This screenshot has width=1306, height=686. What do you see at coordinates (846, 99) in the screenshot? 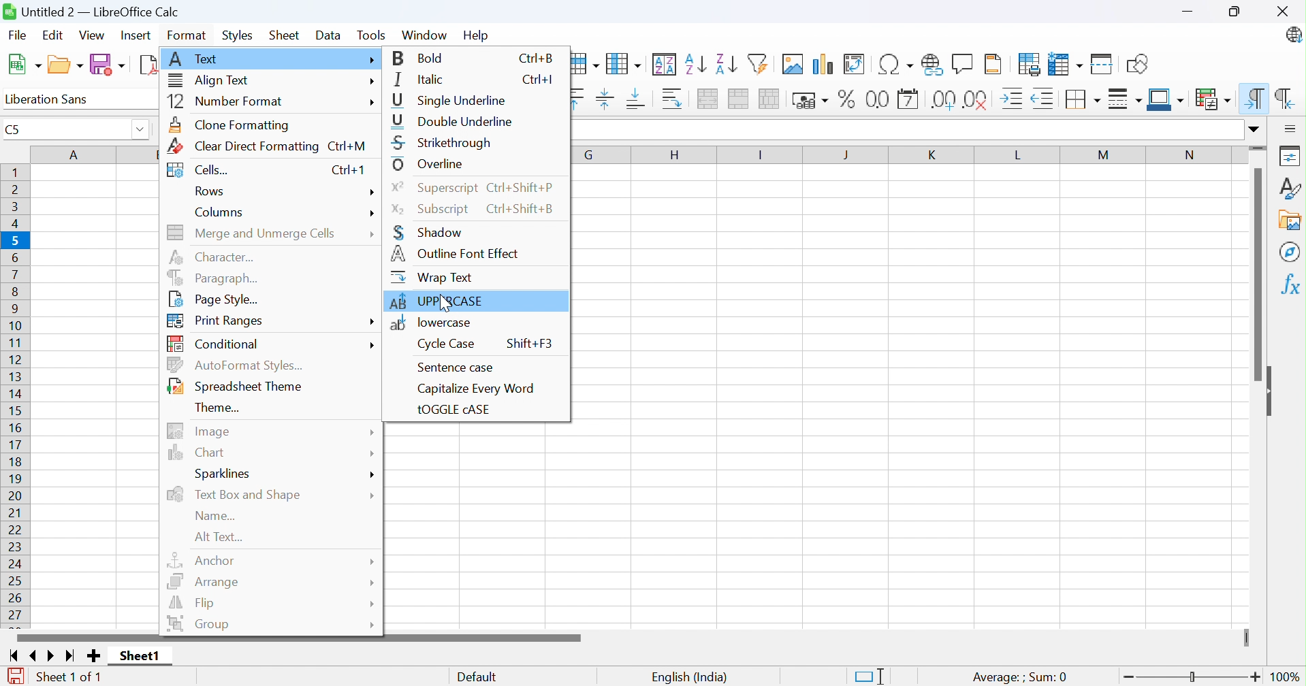
I see `Format as percent` at bounding box center [846, 99].